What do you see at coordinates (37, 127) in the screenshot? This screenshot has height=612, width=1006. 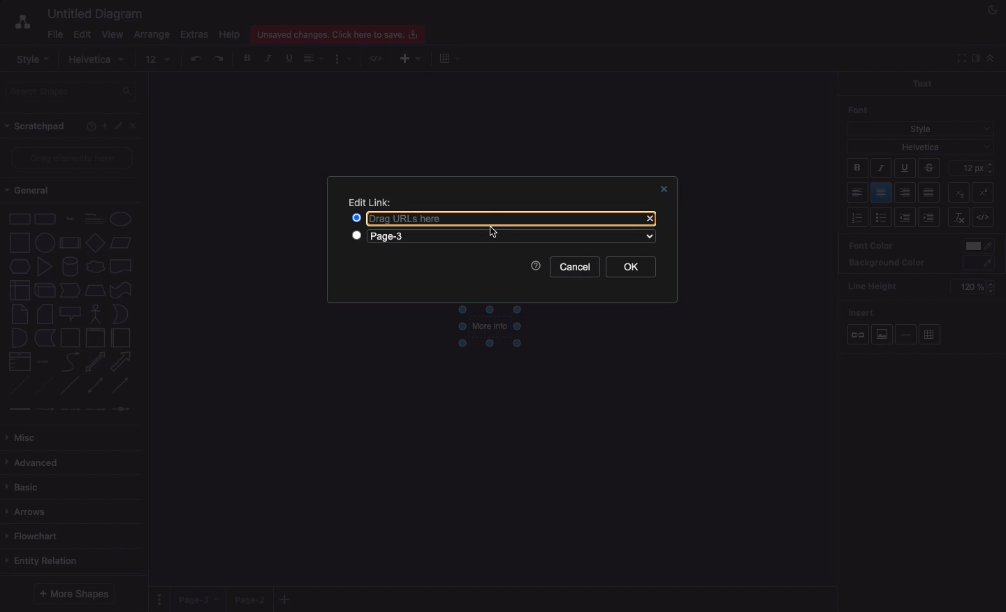 I see `Scratchpad` at bounding box center [37, 127].